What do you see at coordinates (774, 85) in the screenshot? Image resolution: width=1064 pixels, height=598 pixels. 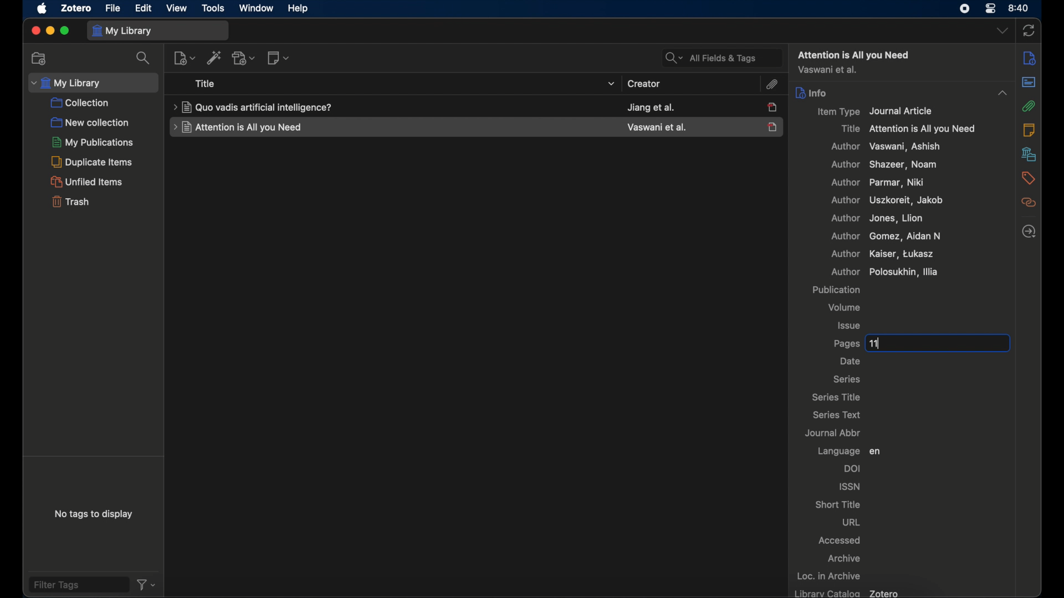 I see `attachment` at bounding box center [774, 85].